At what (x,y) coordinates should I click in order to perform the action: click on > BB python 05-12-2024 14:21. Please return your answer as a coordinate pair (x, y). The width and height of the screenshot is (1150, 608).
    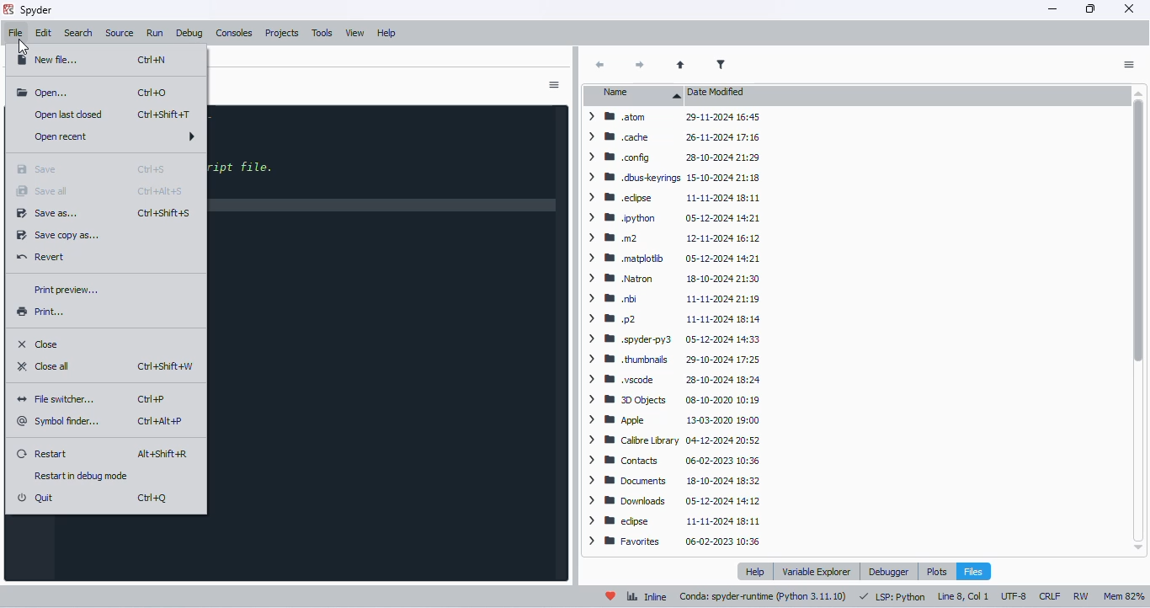
    Looking at the image, I should click on (670, 217).